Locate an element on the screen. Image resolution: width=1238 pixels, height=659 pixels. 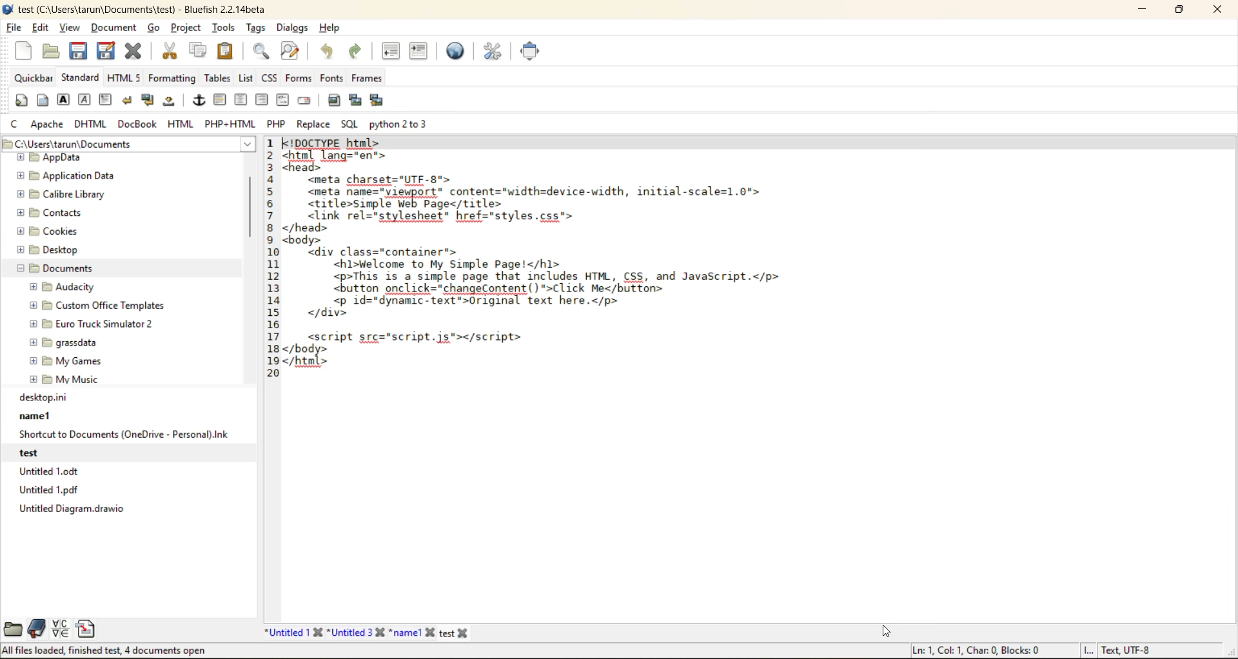
Current directory is located at coordinates (176, 144).